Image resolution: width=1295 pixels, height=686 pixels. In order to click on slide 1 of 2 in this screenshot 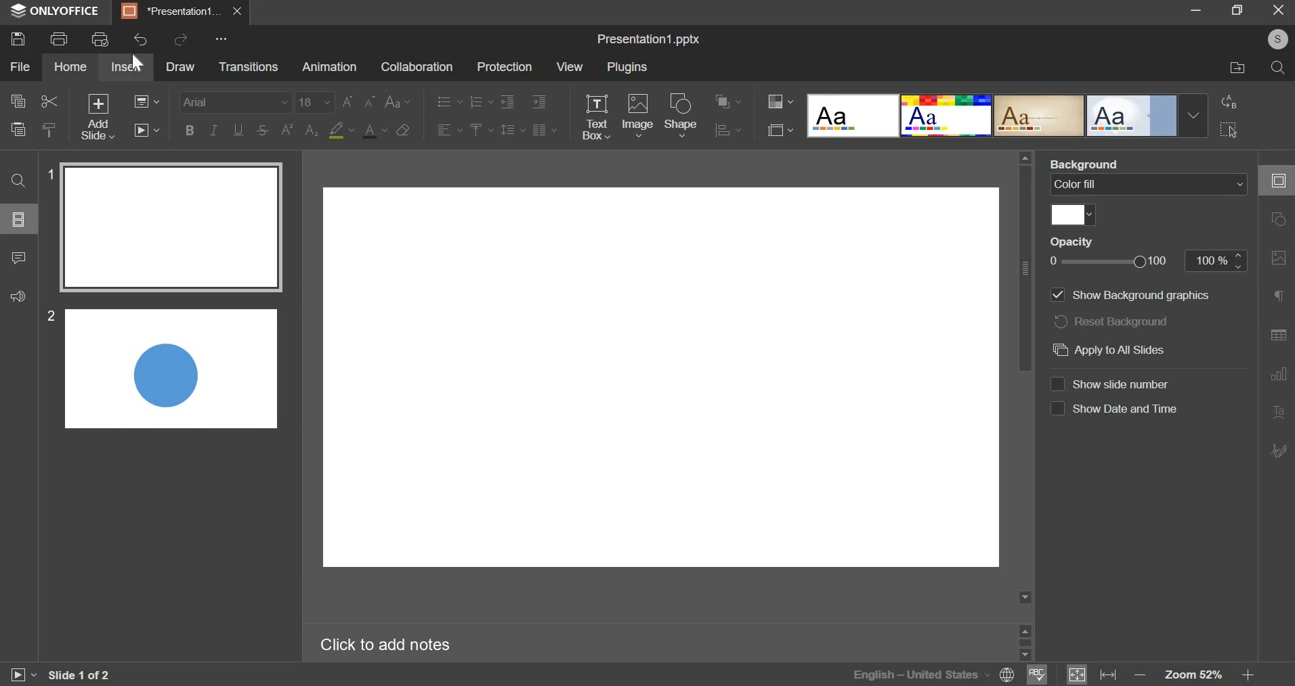, I will do `click(81, 674)`.